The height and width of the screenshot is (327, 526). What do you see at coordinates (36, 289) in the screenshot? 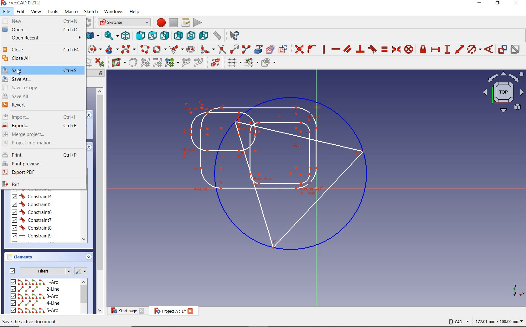
I see `2-line` at bounding box center [36, 289].